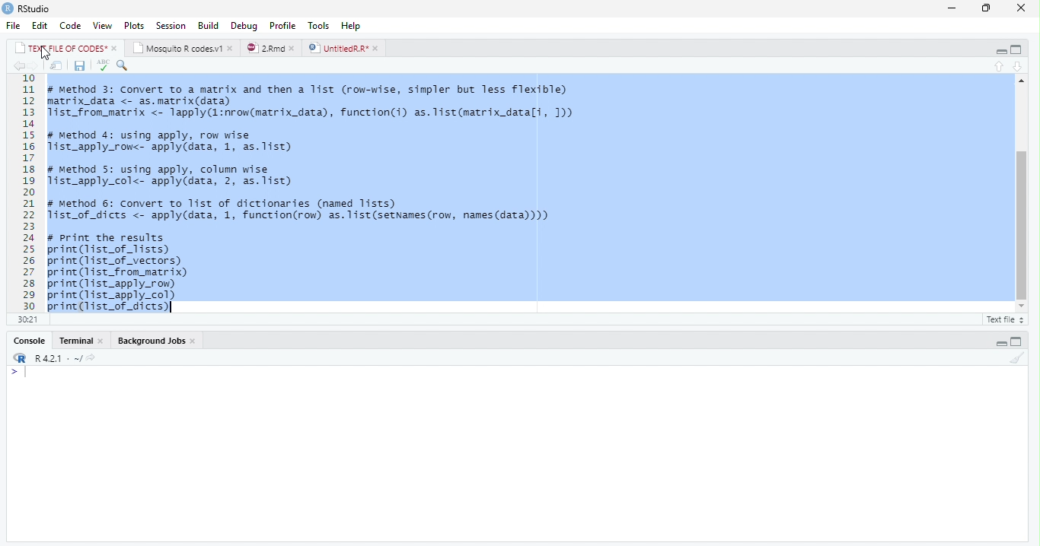 This screenshot has width=1040, height=546. What do you see at coordinates (103, 24) in the screenshot?
I see `View` at bounding box center [103, 24].